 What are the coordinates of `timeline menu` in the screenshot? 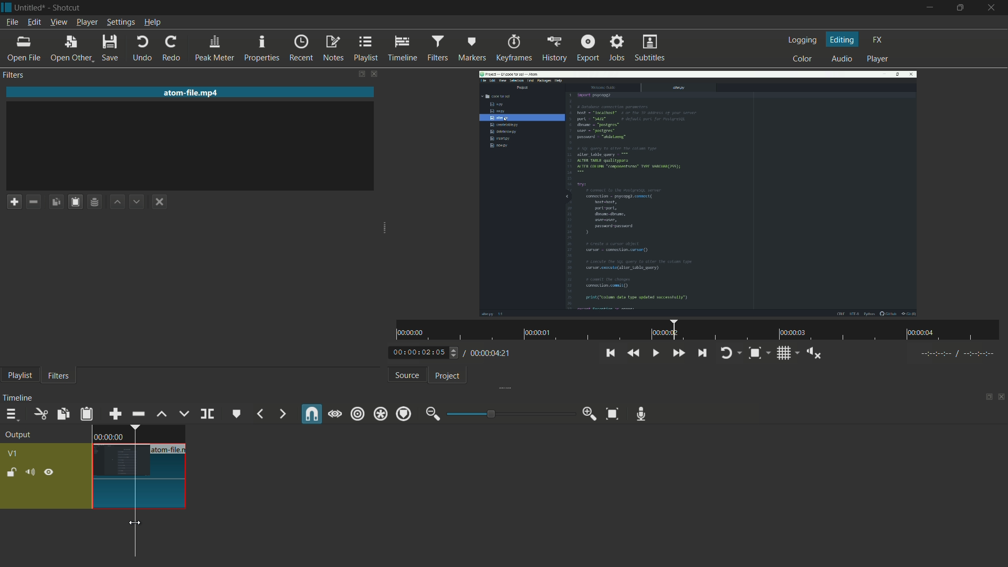 It's located at (11, 414).